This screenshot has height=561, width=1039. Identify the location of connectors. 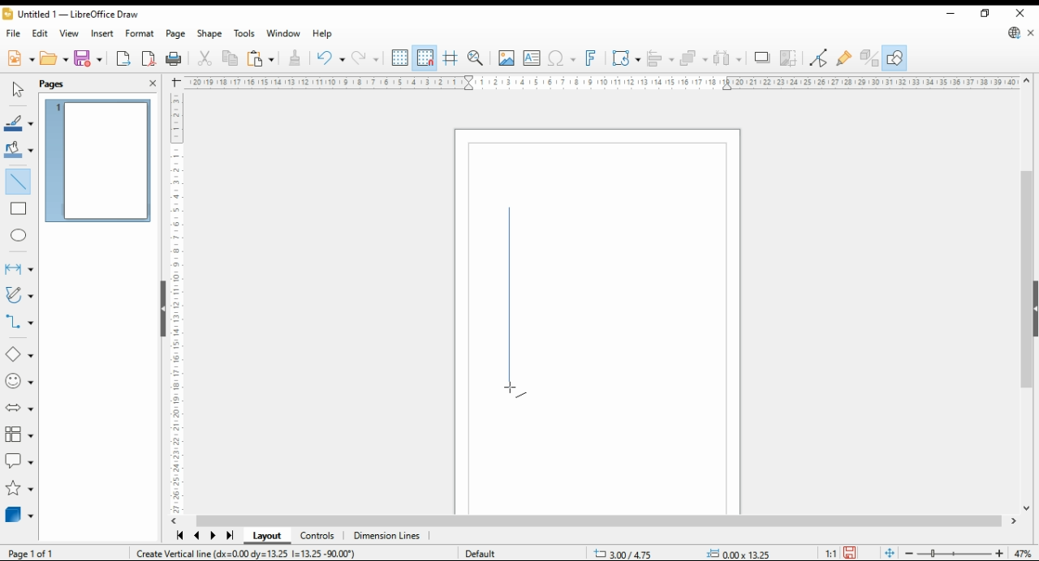
(19, 322).